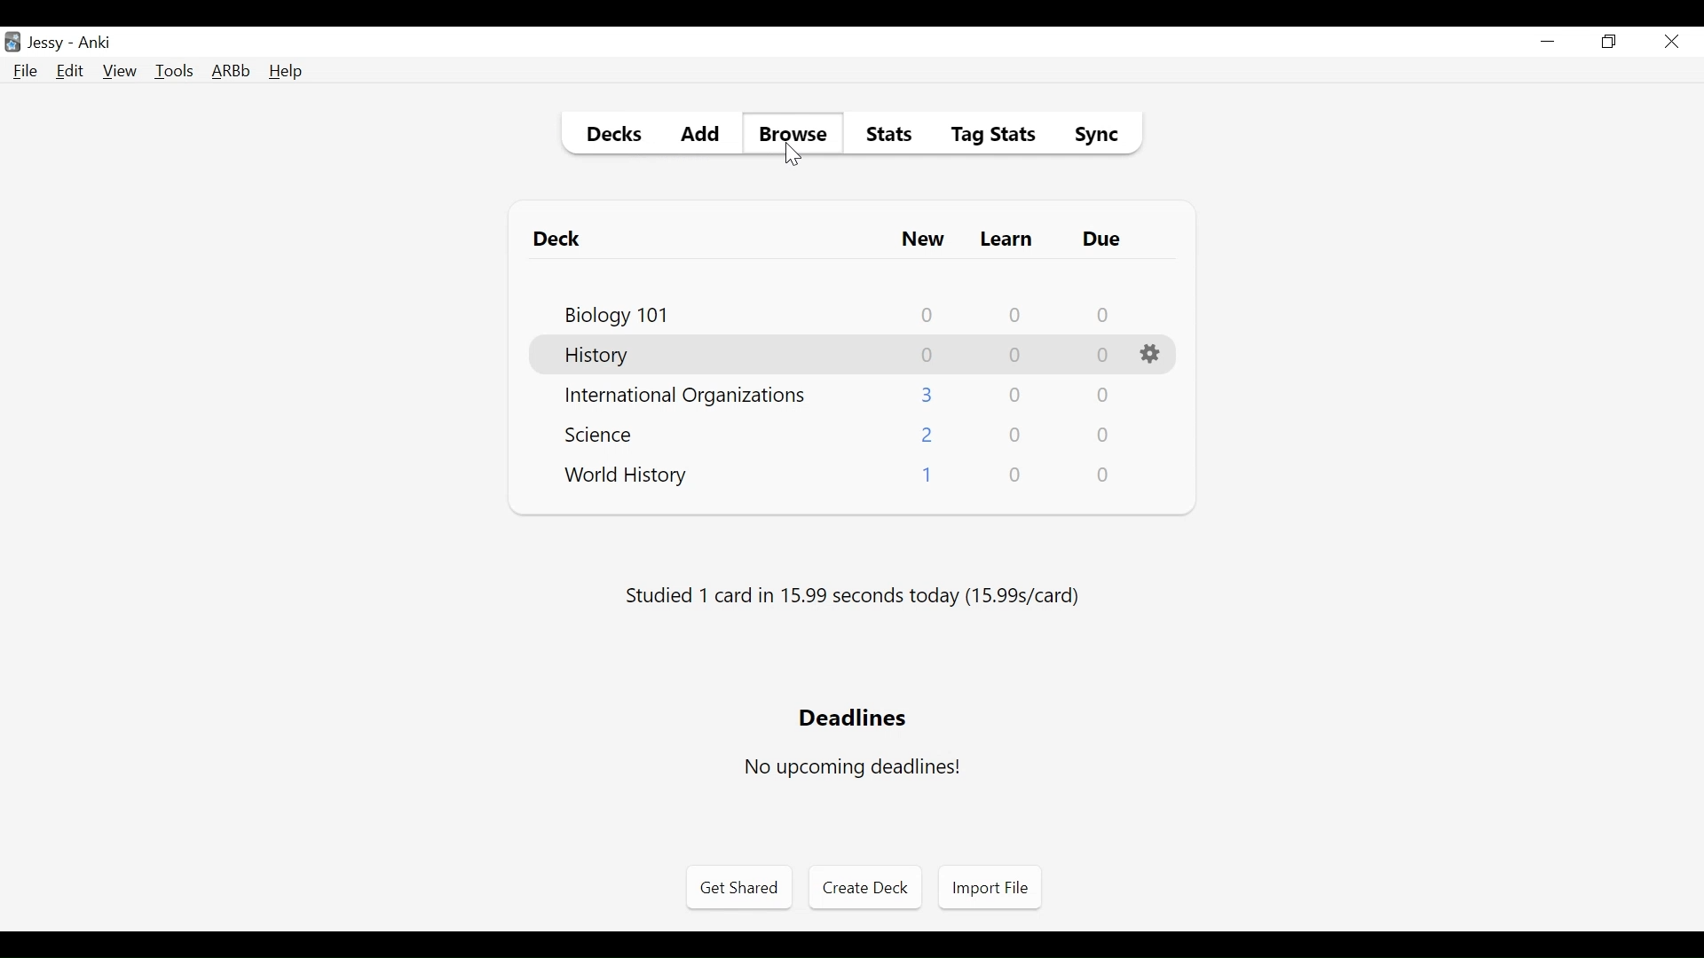 Image resolution: width=1704 pixels, height=958 pixels. Describe the element at coordinates (1016, 355) in the screenshot. I see `Learn Card Count` at that location.